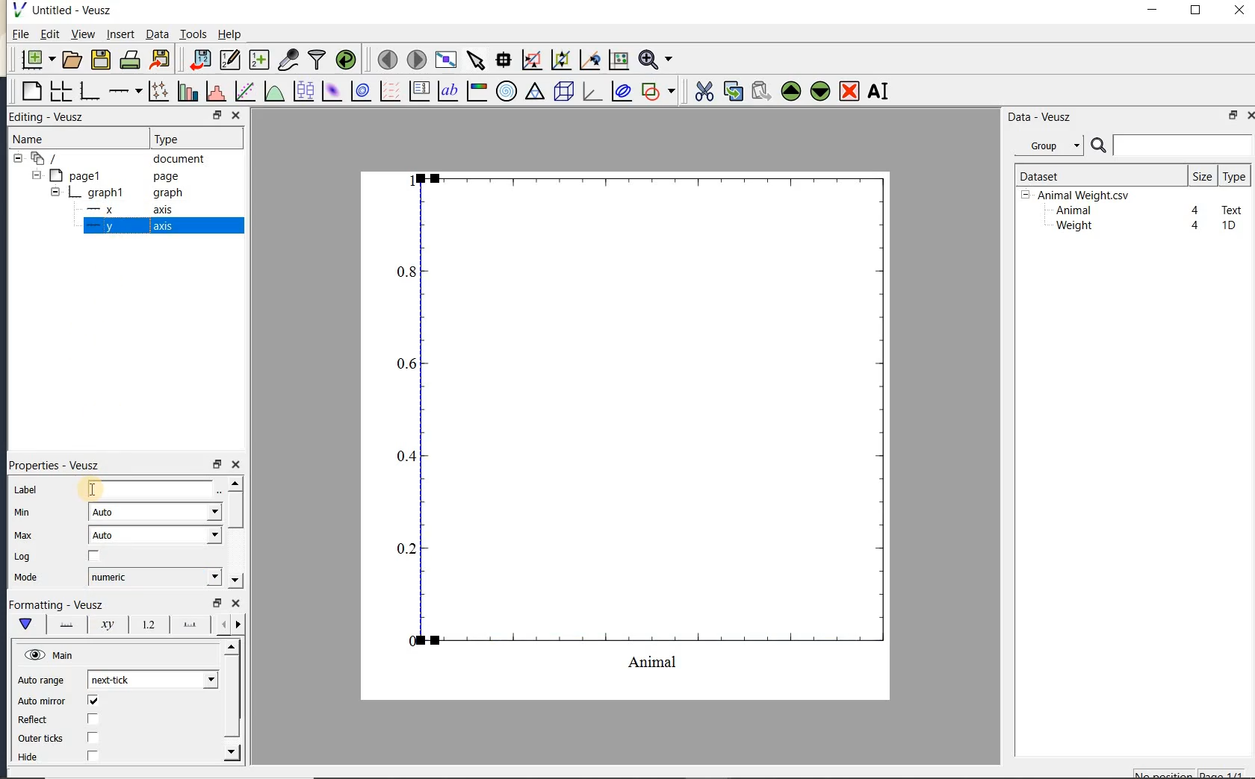  What do you see at coordinates (346, 58) in the screenshot?
I see `reload linked datasets` at bounding box center [346, 58].